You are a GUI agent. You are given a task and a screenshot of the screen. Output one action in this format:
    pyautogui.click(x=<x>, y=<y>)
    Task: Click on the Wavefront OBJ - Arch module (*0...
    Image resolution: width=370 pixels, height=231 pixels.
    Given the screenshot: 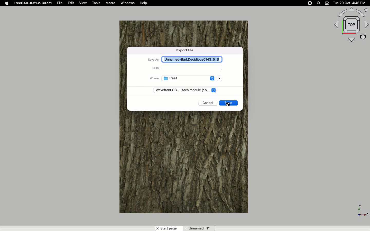 What is the action you would take?
    pyautogui.click(x=181, y=89)
    